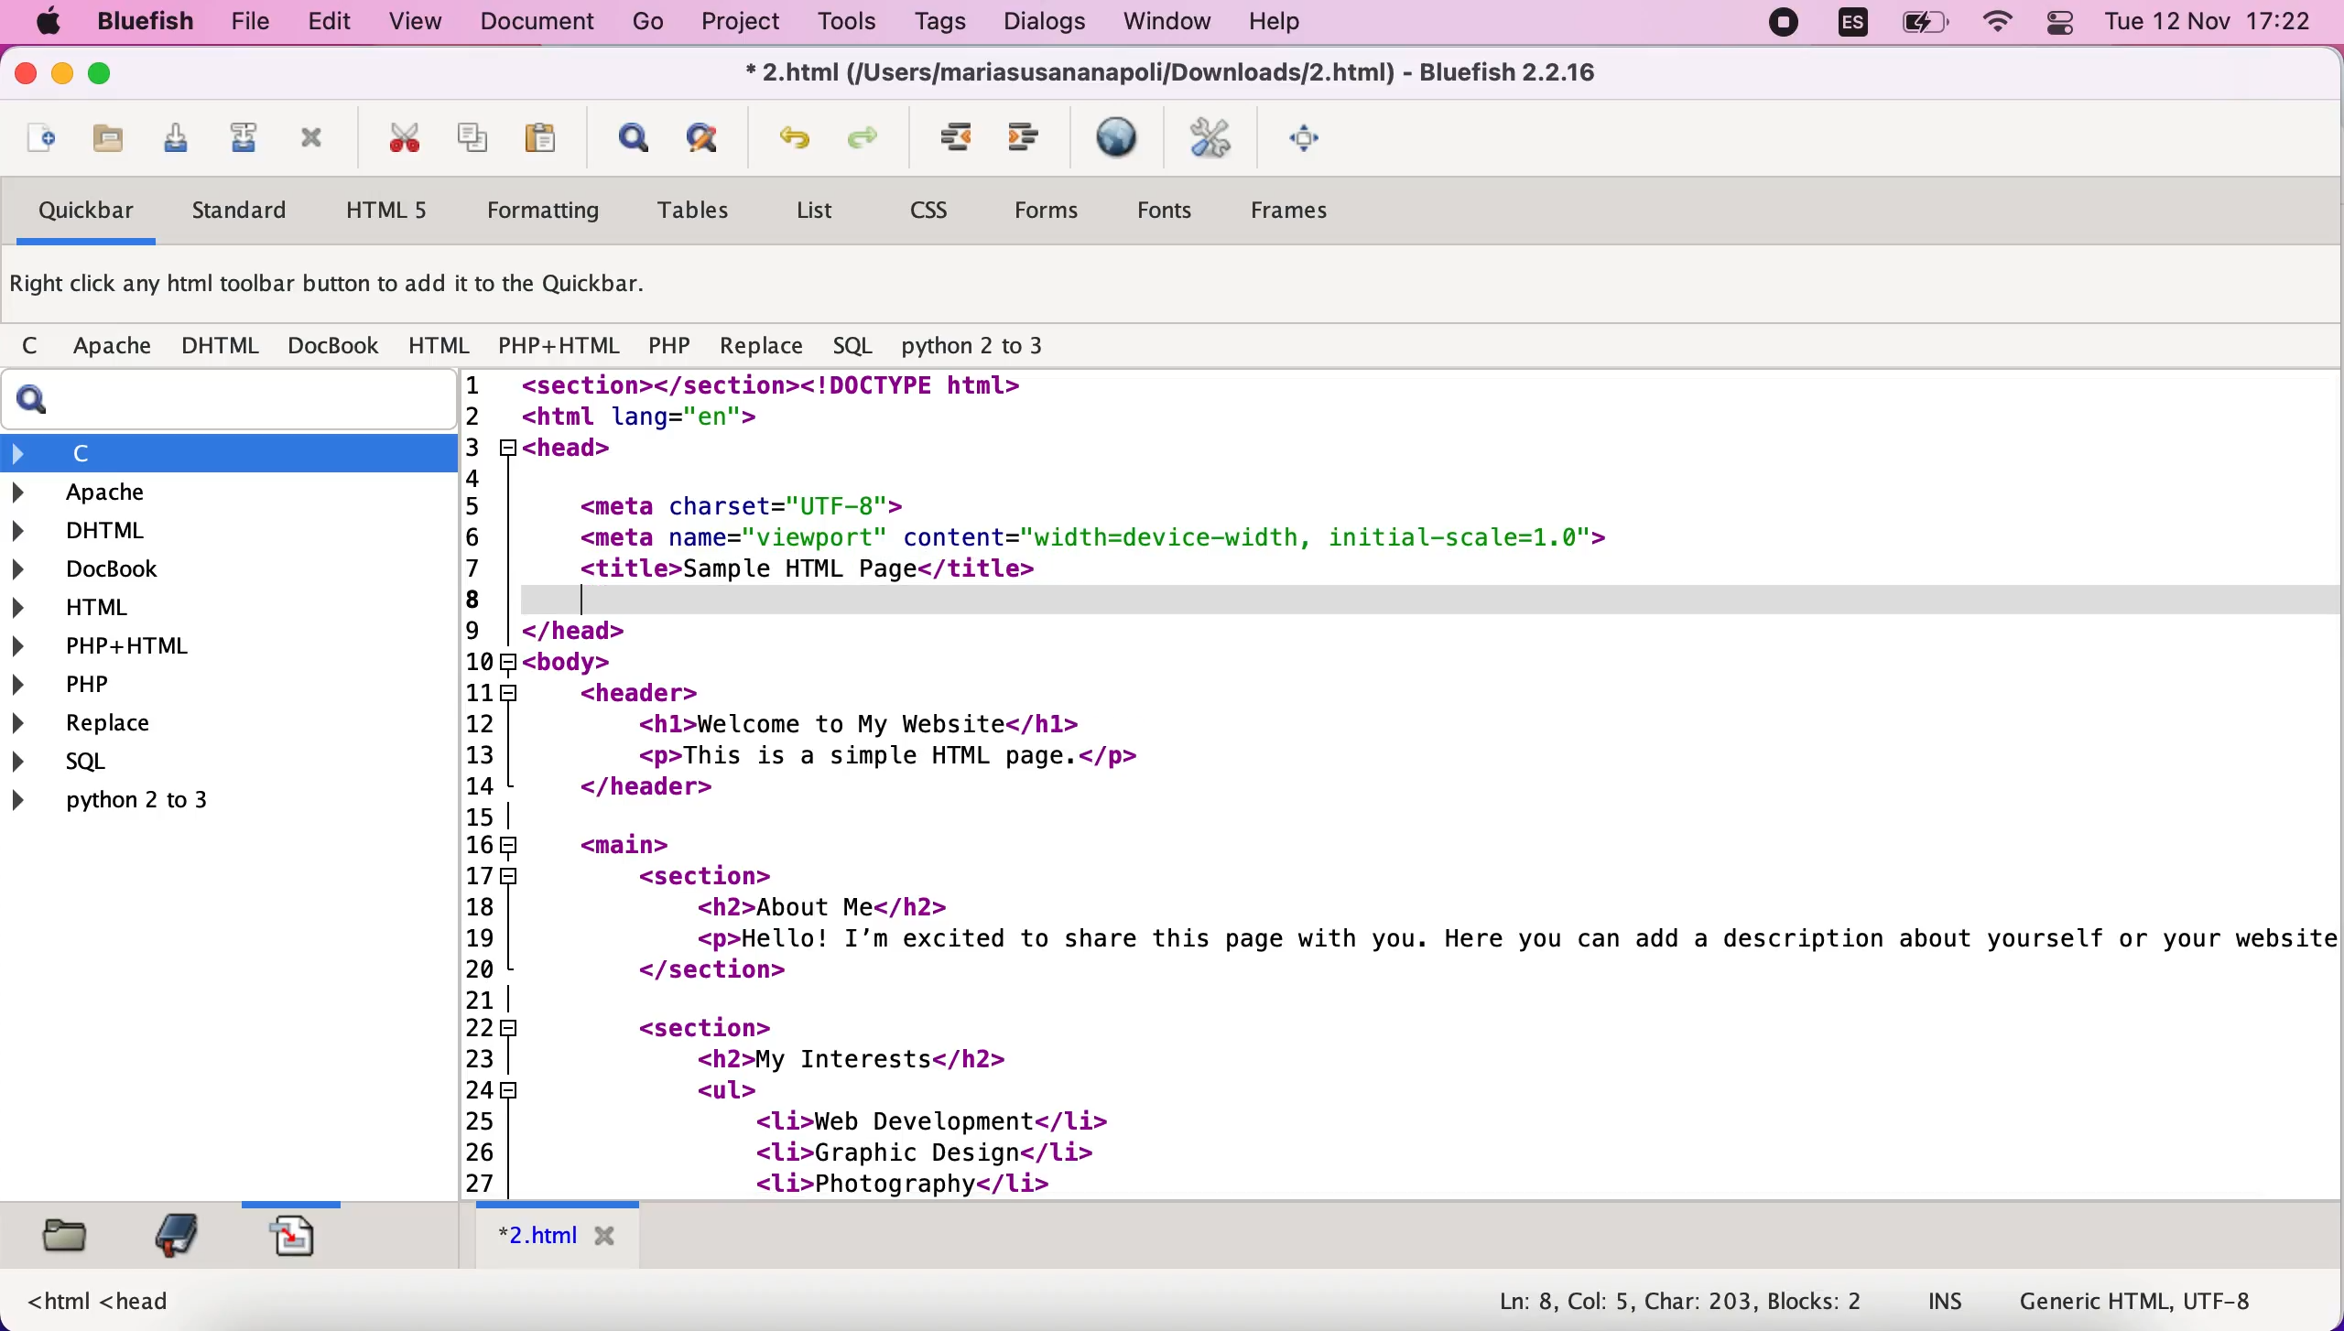 The width and height of the screenshot is (2344, 1331). Describe the element at coordinates (2146, 1303) in the screenshot. I see `generic html, UTF-8` at that location.